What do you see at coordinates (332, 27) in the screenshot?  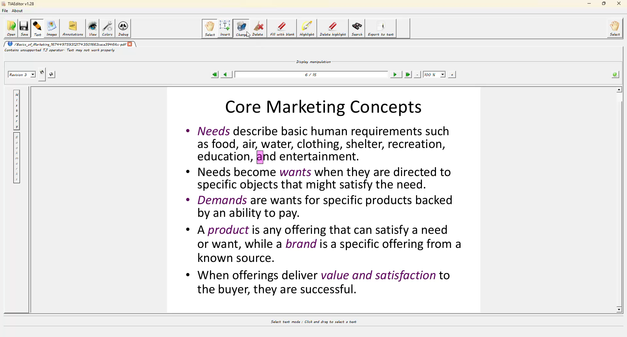 I see `delete highlight` at bounding box center [332, 27].